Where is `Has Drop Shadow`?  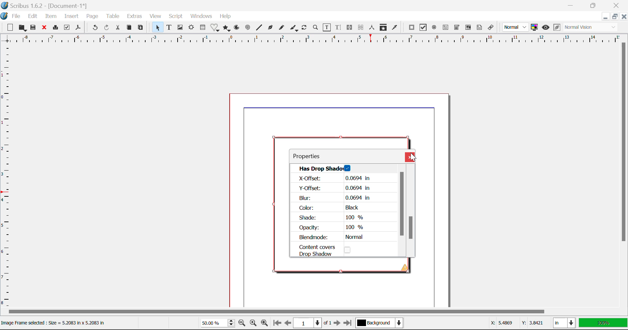 Has Drop Shadow is located at coordinates (345, 169).